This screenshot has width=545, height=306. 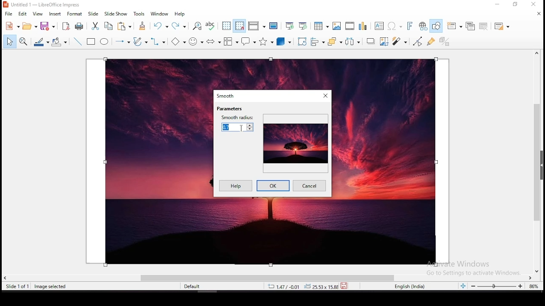 I want to click on show gluepoints functions, so click(x=430, y=42).